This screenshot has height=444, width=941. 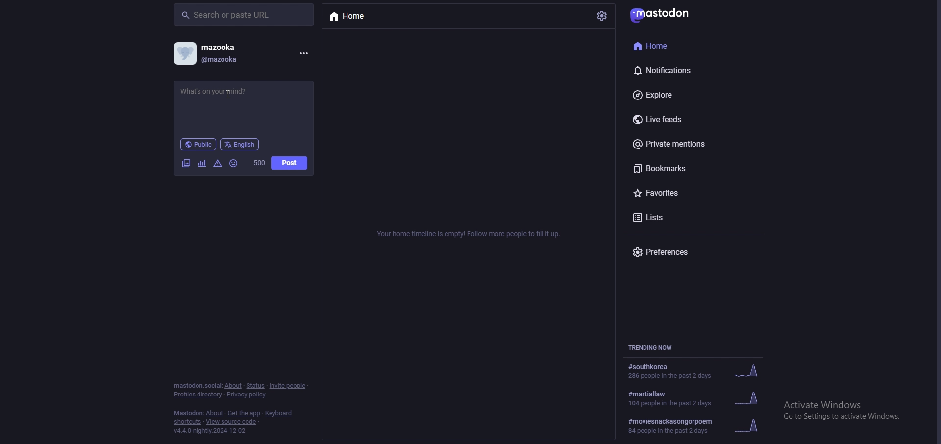 I want to click on profile, so click(x=208, y=53).